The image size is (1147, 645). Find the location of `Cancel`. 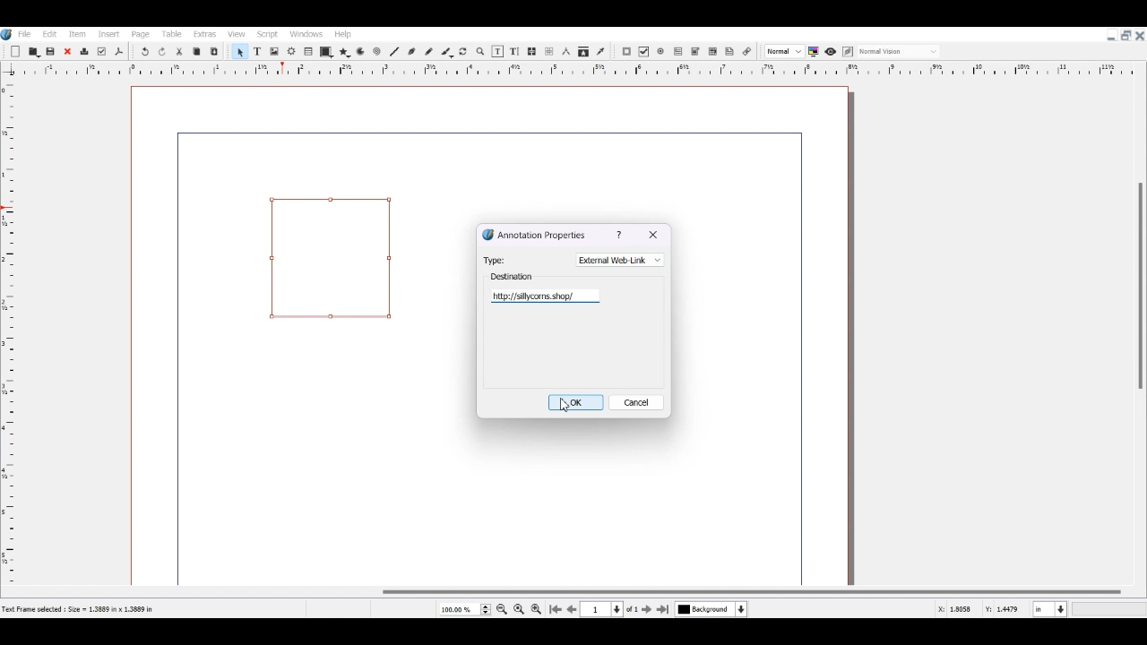

Cancel is located at coordinates (638, 402).